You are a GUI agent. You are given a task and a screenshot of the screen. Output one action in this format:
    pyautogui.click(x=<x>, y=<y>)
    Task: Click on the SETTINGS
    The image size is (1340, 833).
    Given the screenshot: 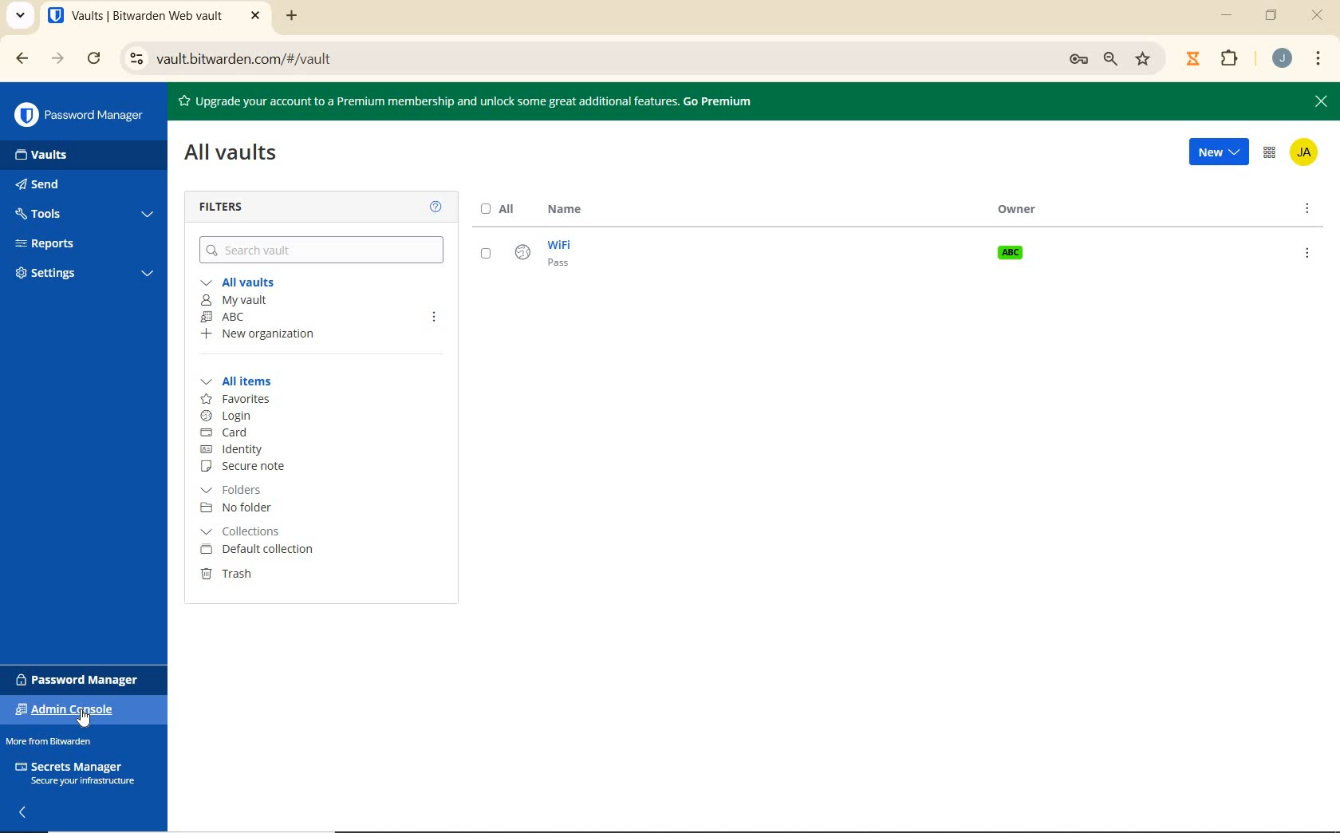 What is the action you would take?
    pyautogui.click(x=88, y=274)
    